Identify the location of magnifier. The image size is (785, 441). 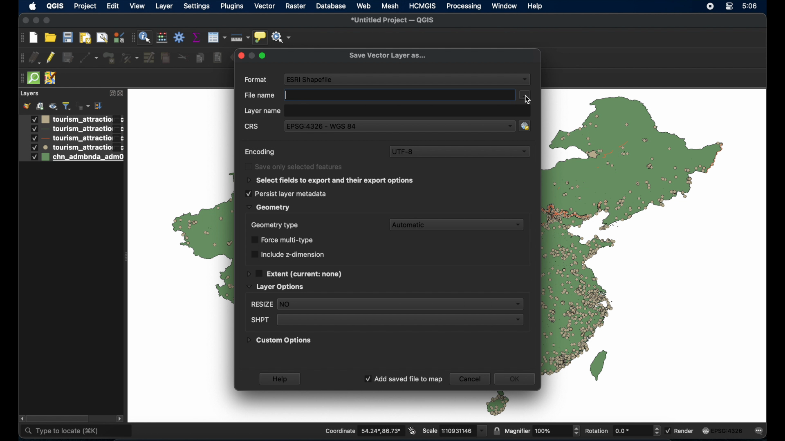
(542, 430).